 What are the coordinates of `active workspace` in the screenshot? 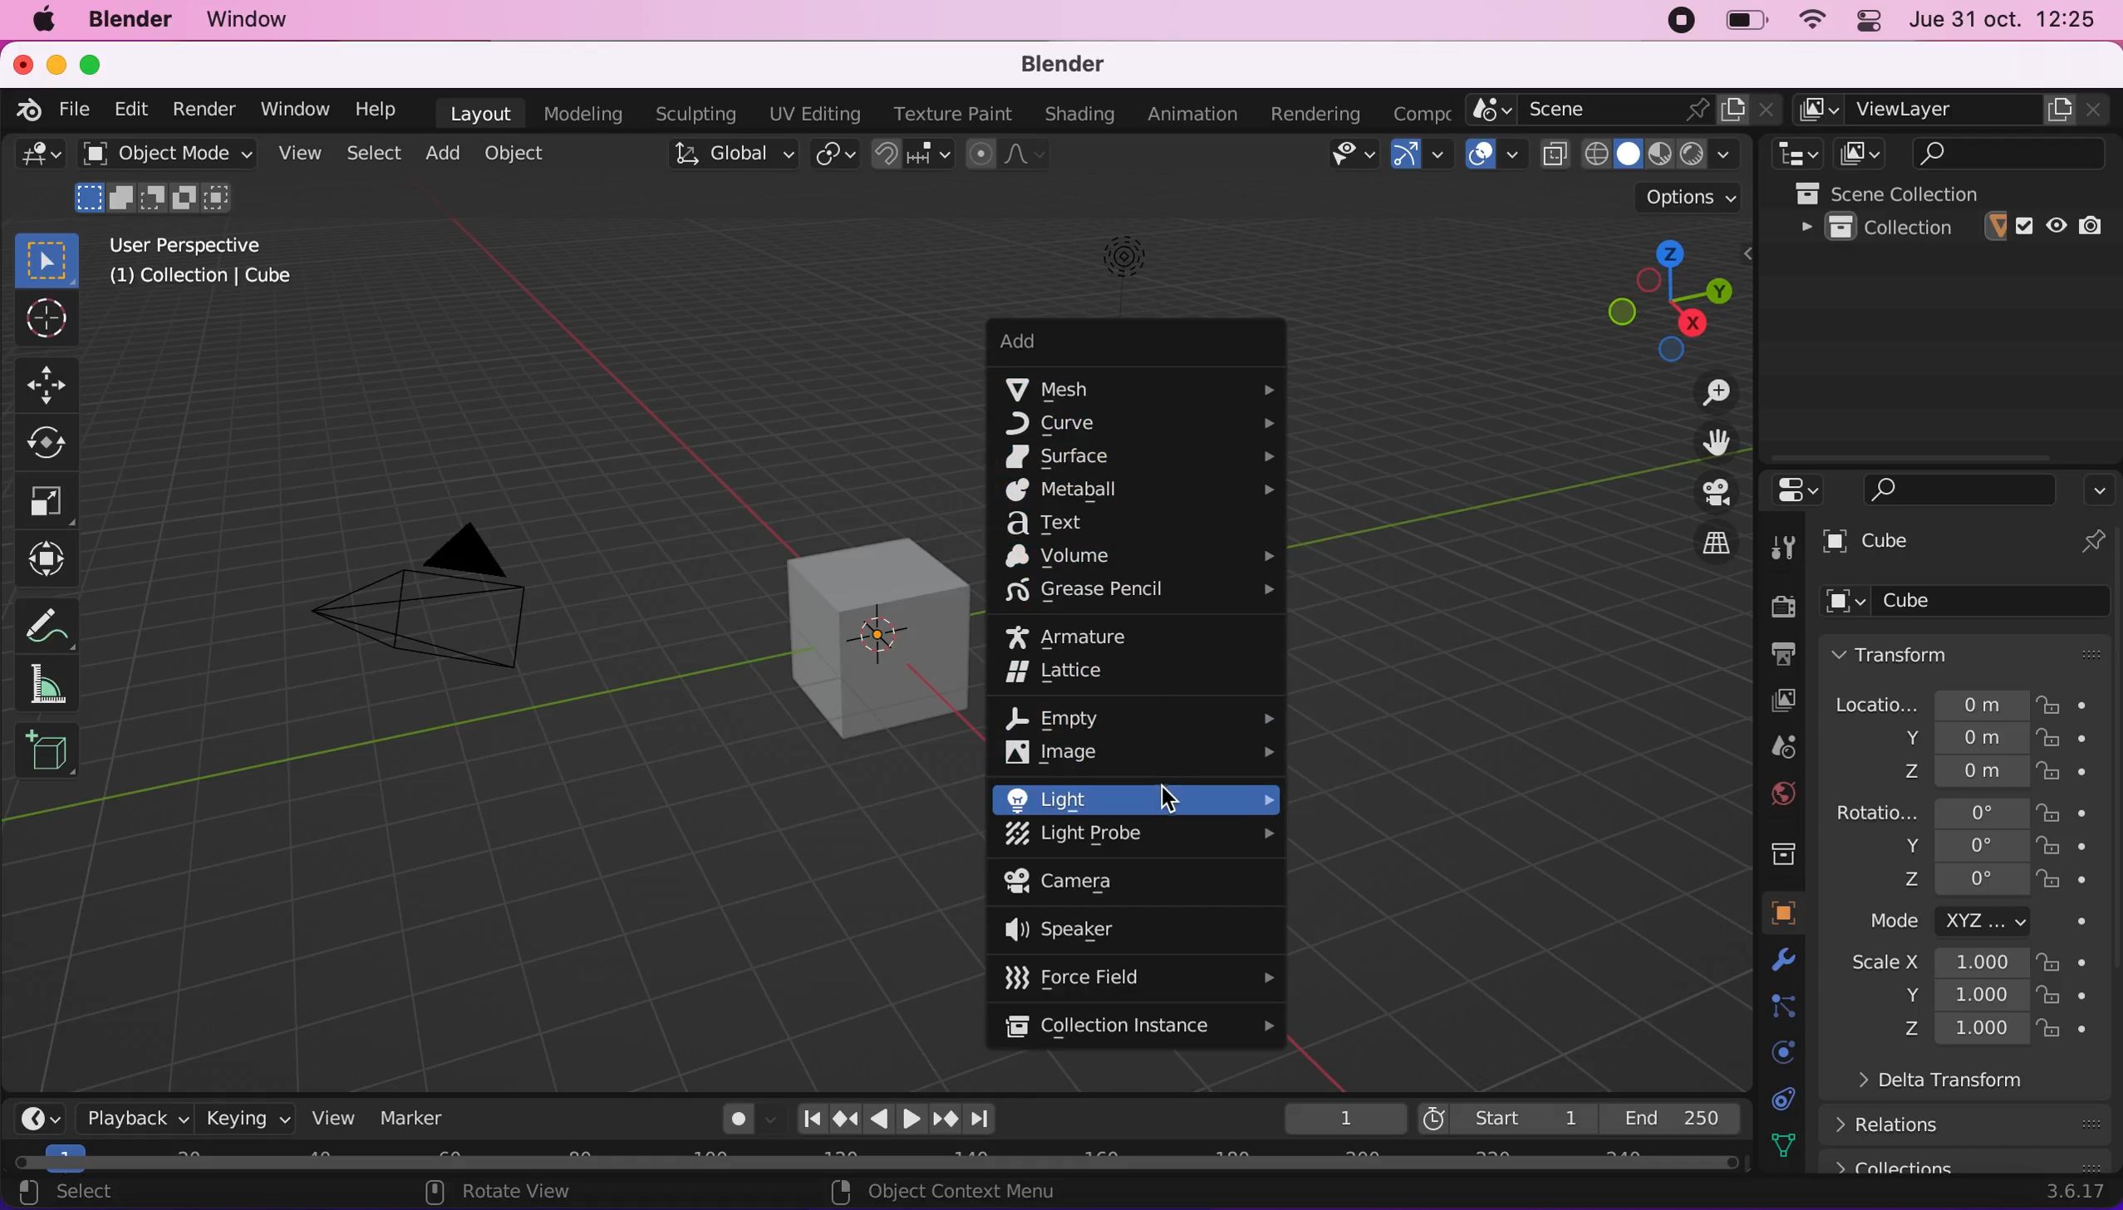 It's located at (1414, 114).